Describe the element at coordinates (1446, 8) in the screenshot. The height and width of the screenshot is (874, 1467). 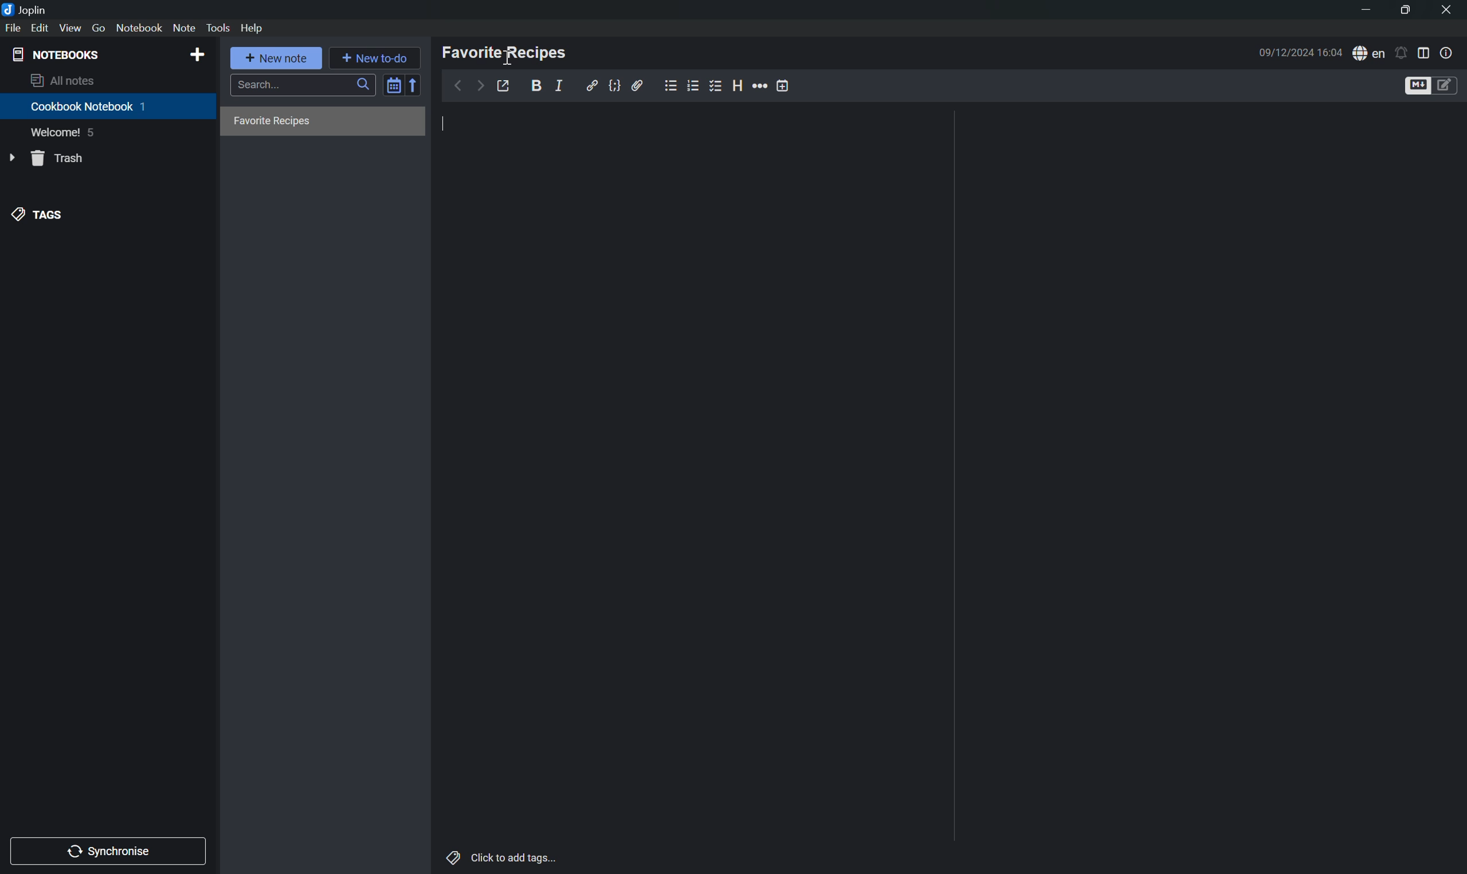
I see `close` at that location.